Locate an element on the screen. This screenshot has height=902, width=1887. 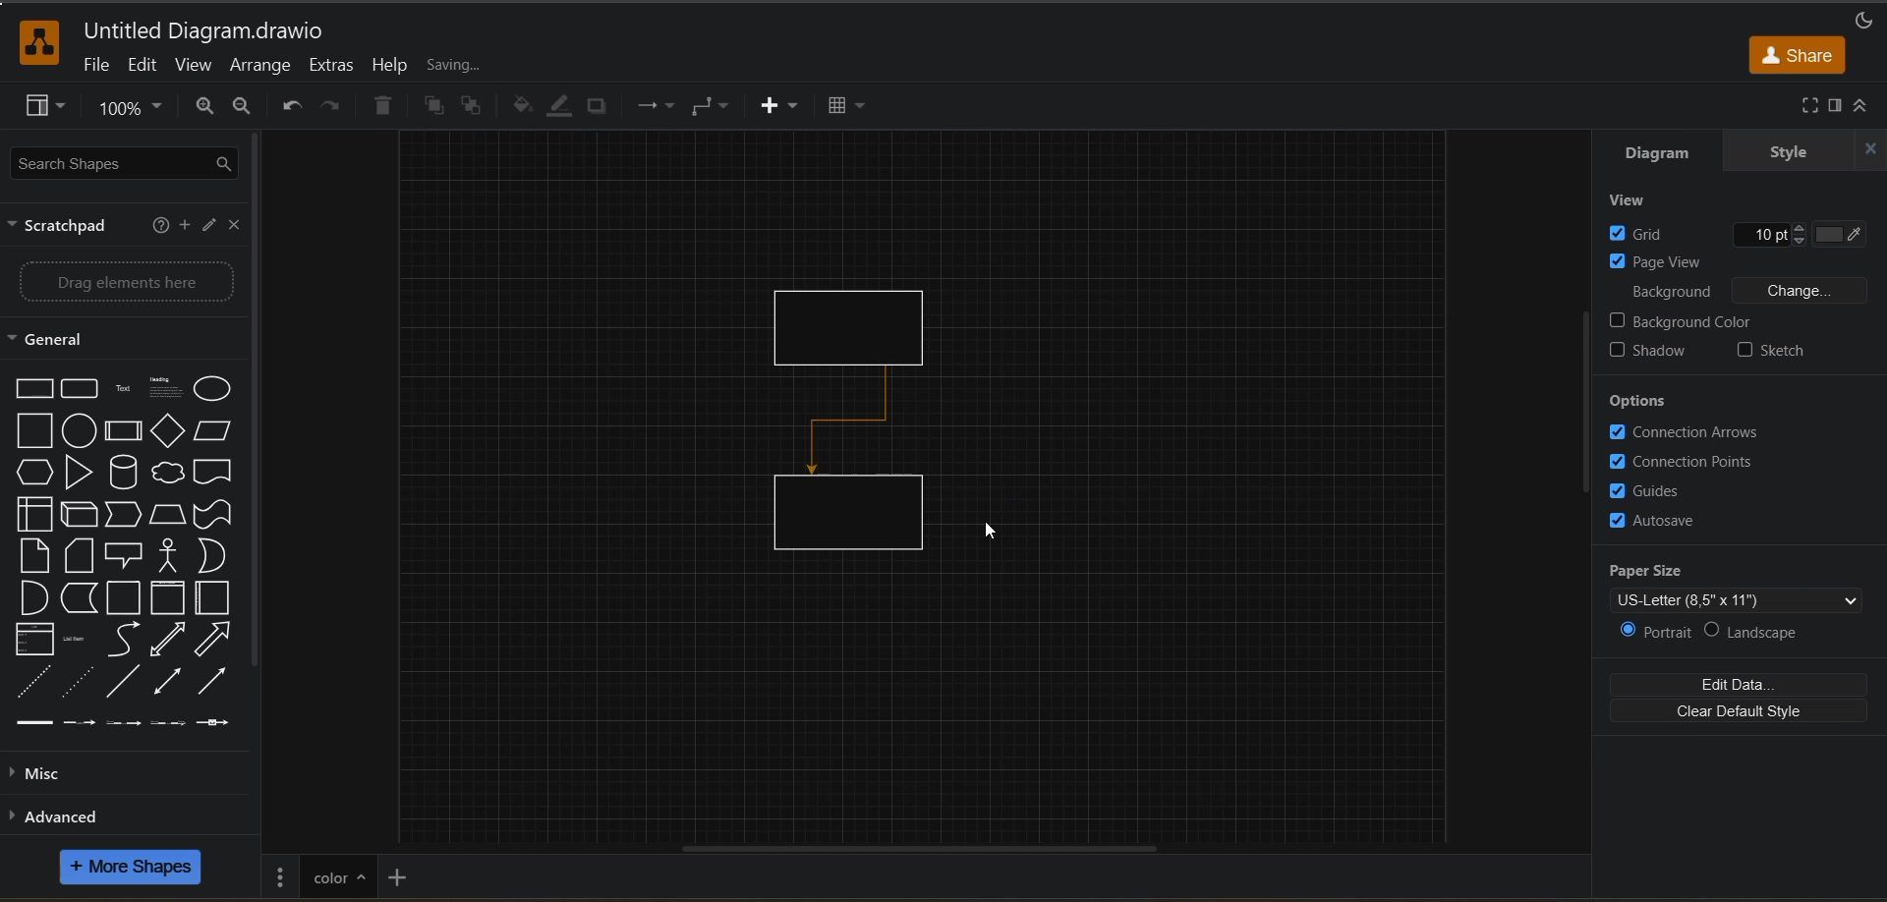
Circle is located at coordinates (79, 431).